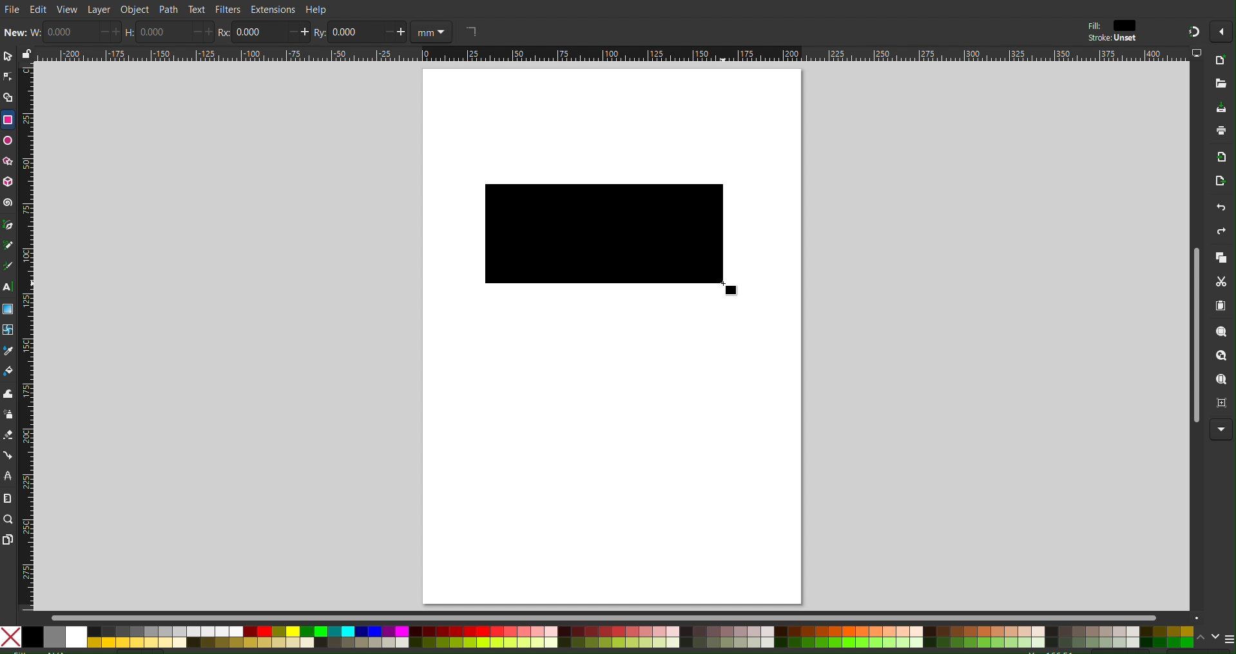 The height and width of the screenshot is (654, 1236). What do you see at coordinates (8, 476) in the screenshot?
I see `LPE Tool` at bounding box center [8, 476].